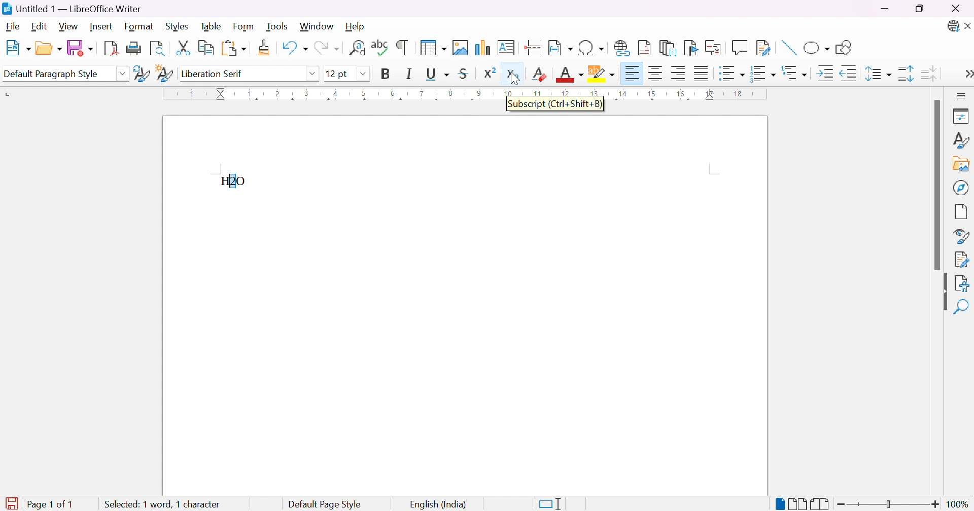  I want to click on Form, so click(246, 27).